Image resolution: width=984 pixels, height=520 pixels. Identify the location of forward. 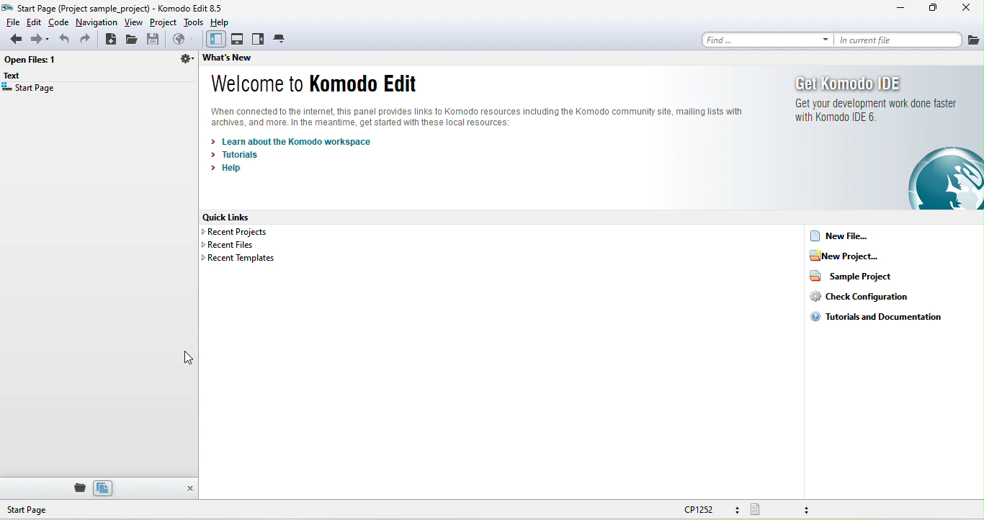
(39, 40).